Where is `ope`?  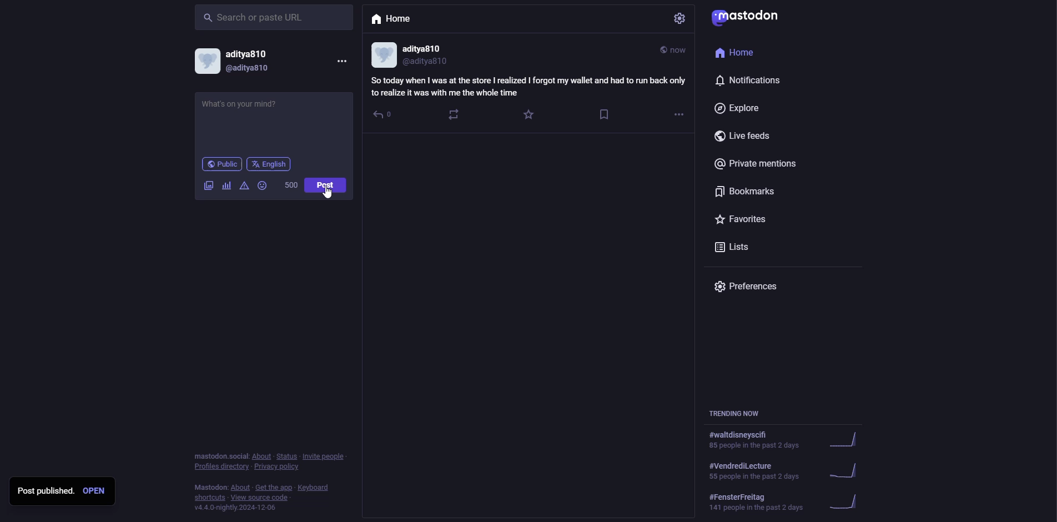 ope is located at coordinates (97, 491).